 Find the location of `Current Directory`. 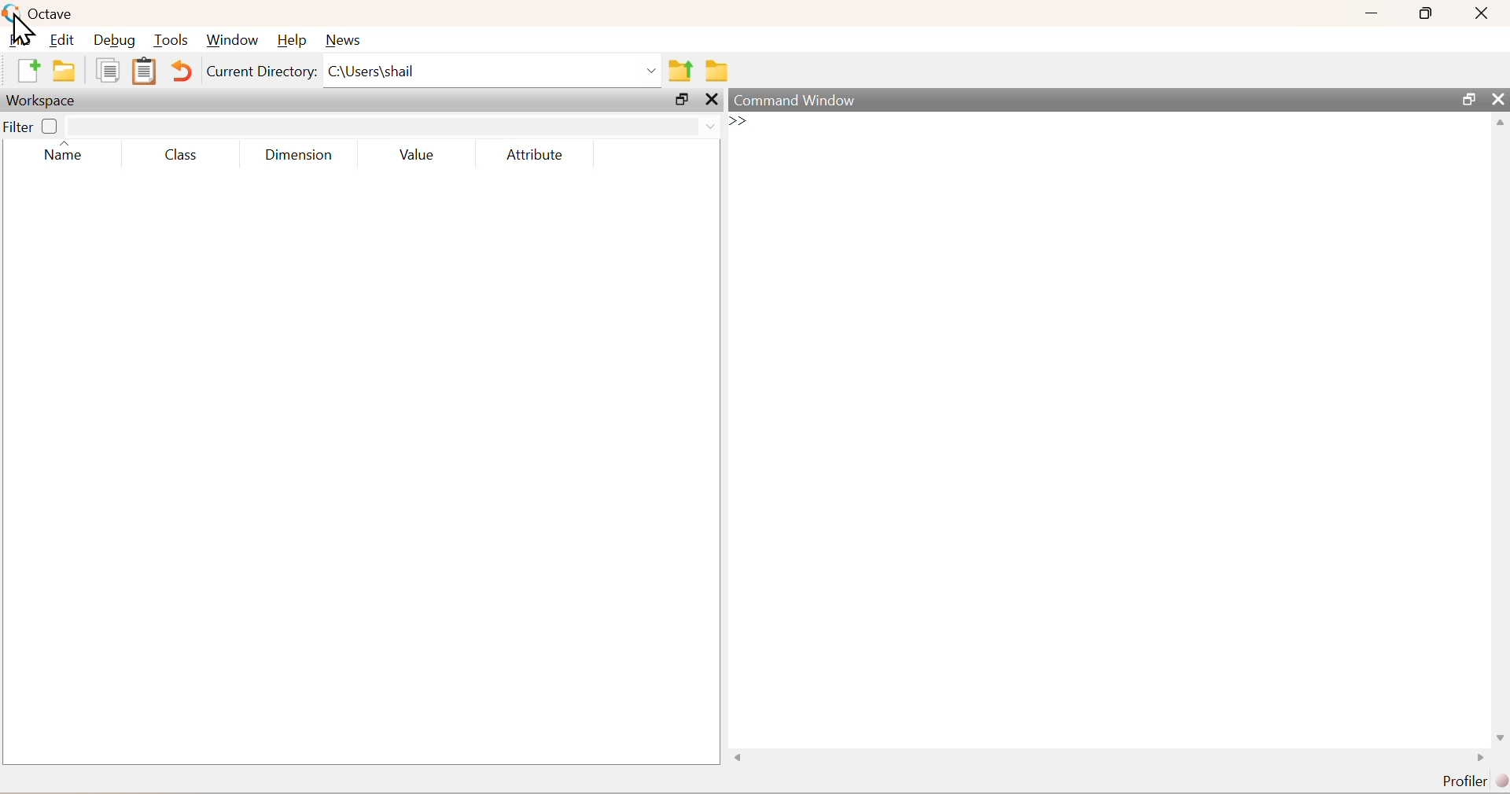

Current Directory is located at coordinates (262, 72).